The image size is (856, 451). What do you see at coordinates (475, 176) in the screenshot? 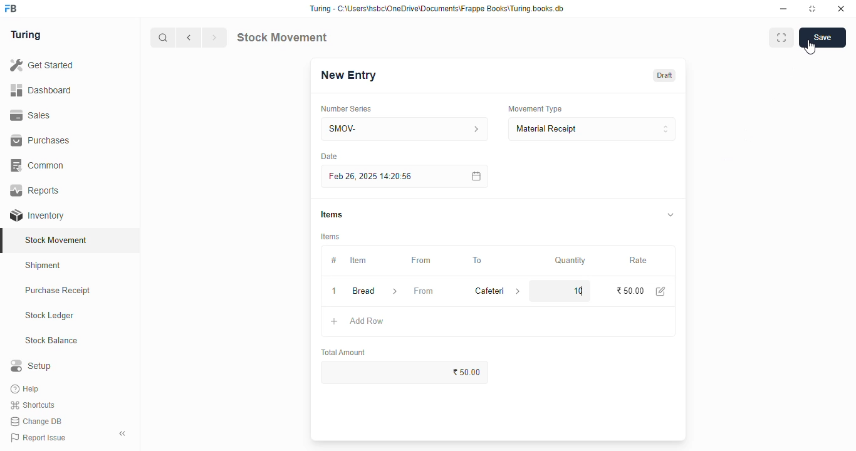
I see `calendar` at bounding box center [475, 176].